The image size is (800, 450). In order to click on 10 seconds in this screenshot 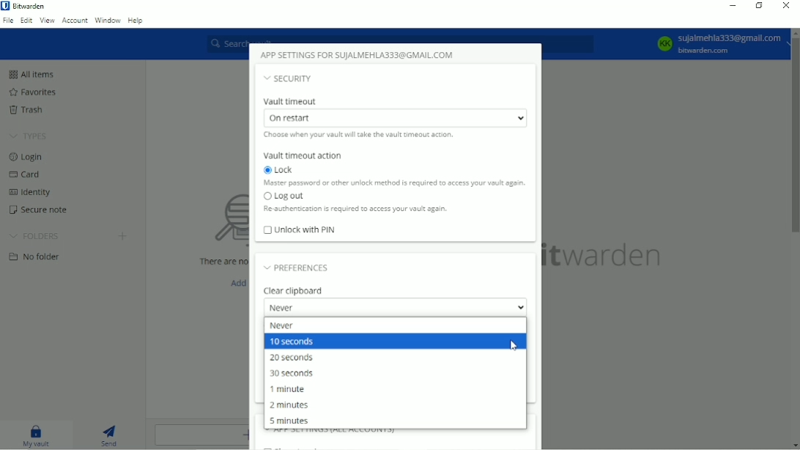, I will do `click(294, 342)`.